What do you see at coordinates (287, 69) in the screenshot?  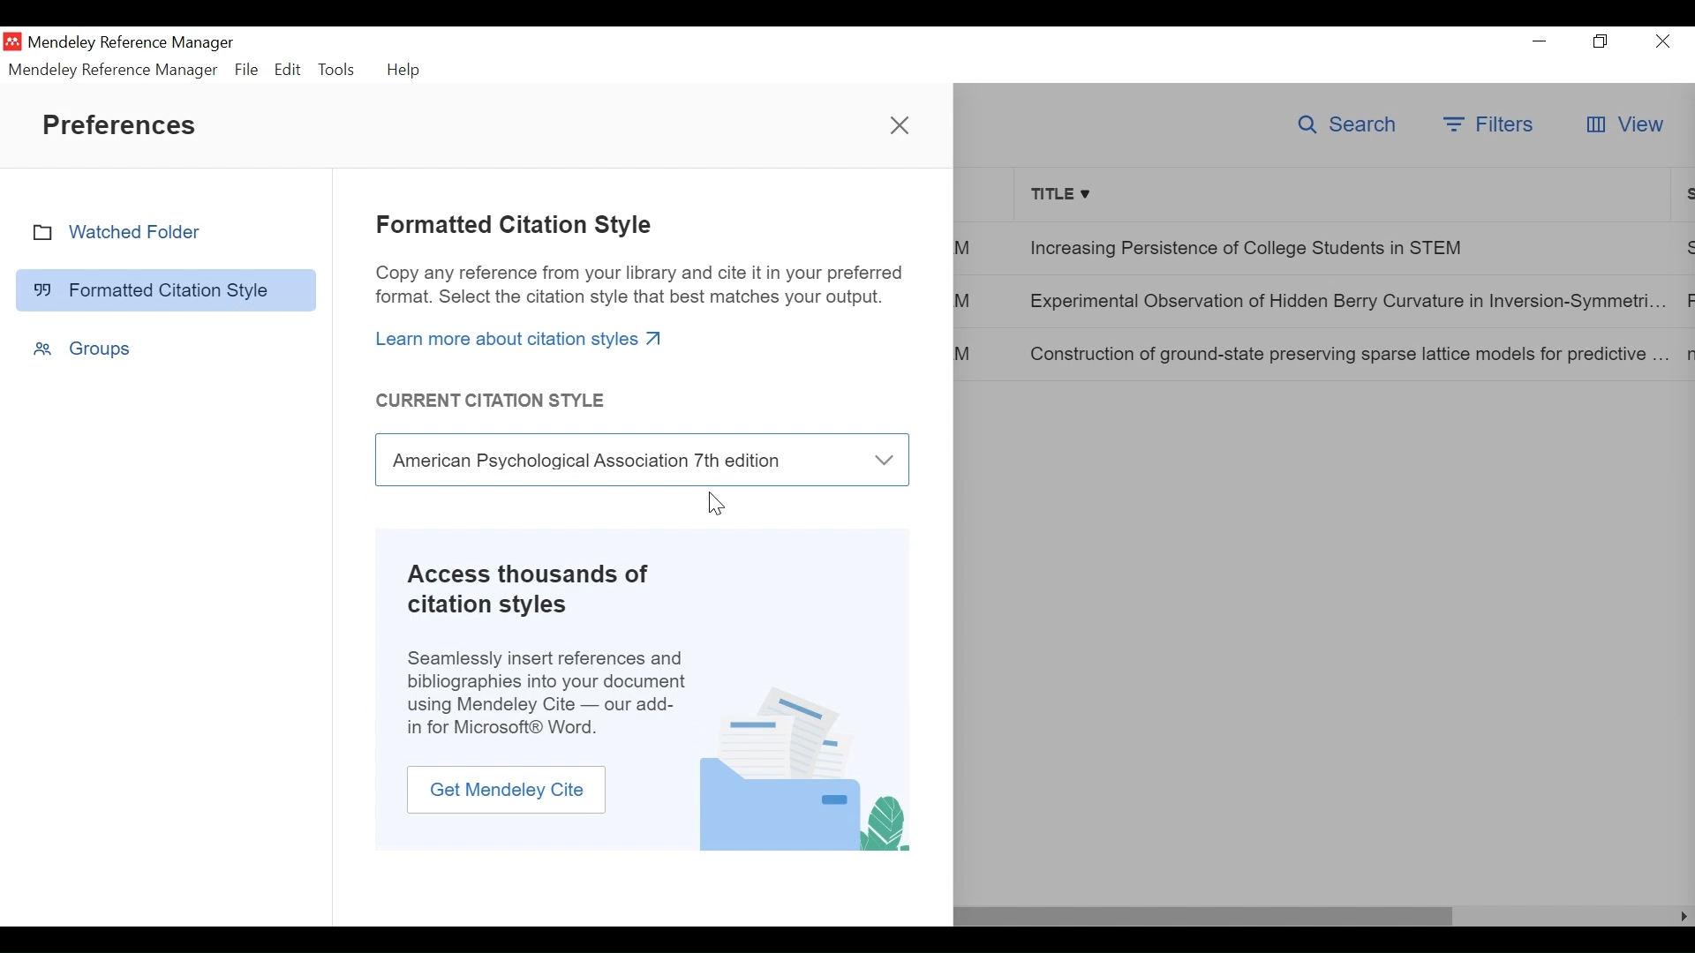 I see `Edit` at bounding box center [287, 69].